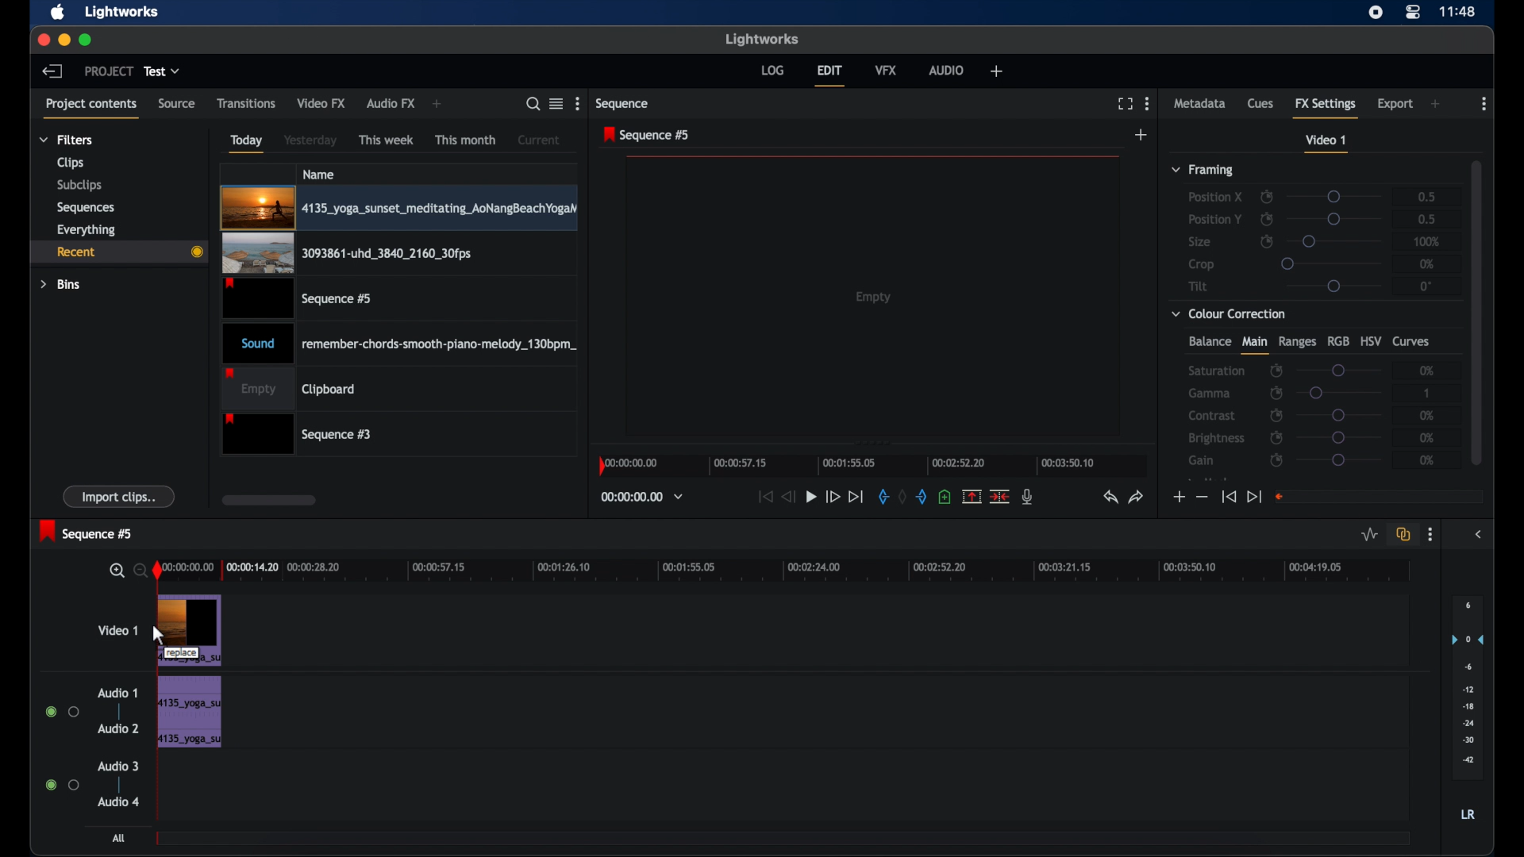 This screenshot has width=1524, height=857. I want to click on audio 1, so click(117, 693).